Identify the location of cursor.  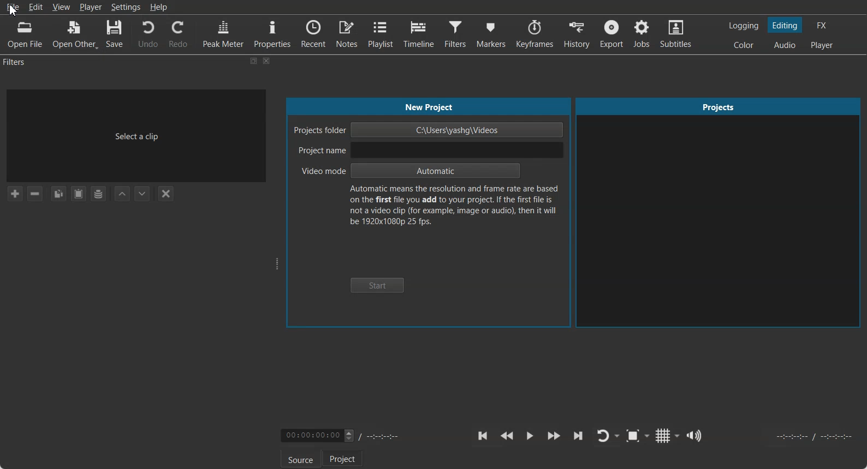
(13, 12).